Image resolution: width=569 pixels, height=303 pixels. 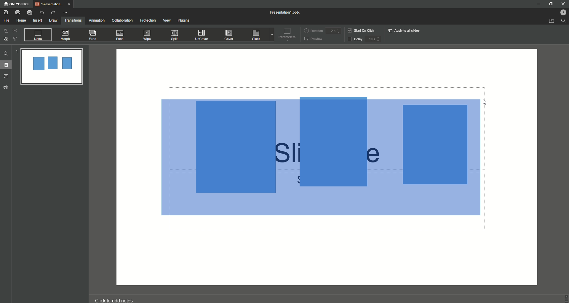 What do you see at coordinates (230, 35) in the screenshot?
I see `Cover` at bounding box center [230, 35].